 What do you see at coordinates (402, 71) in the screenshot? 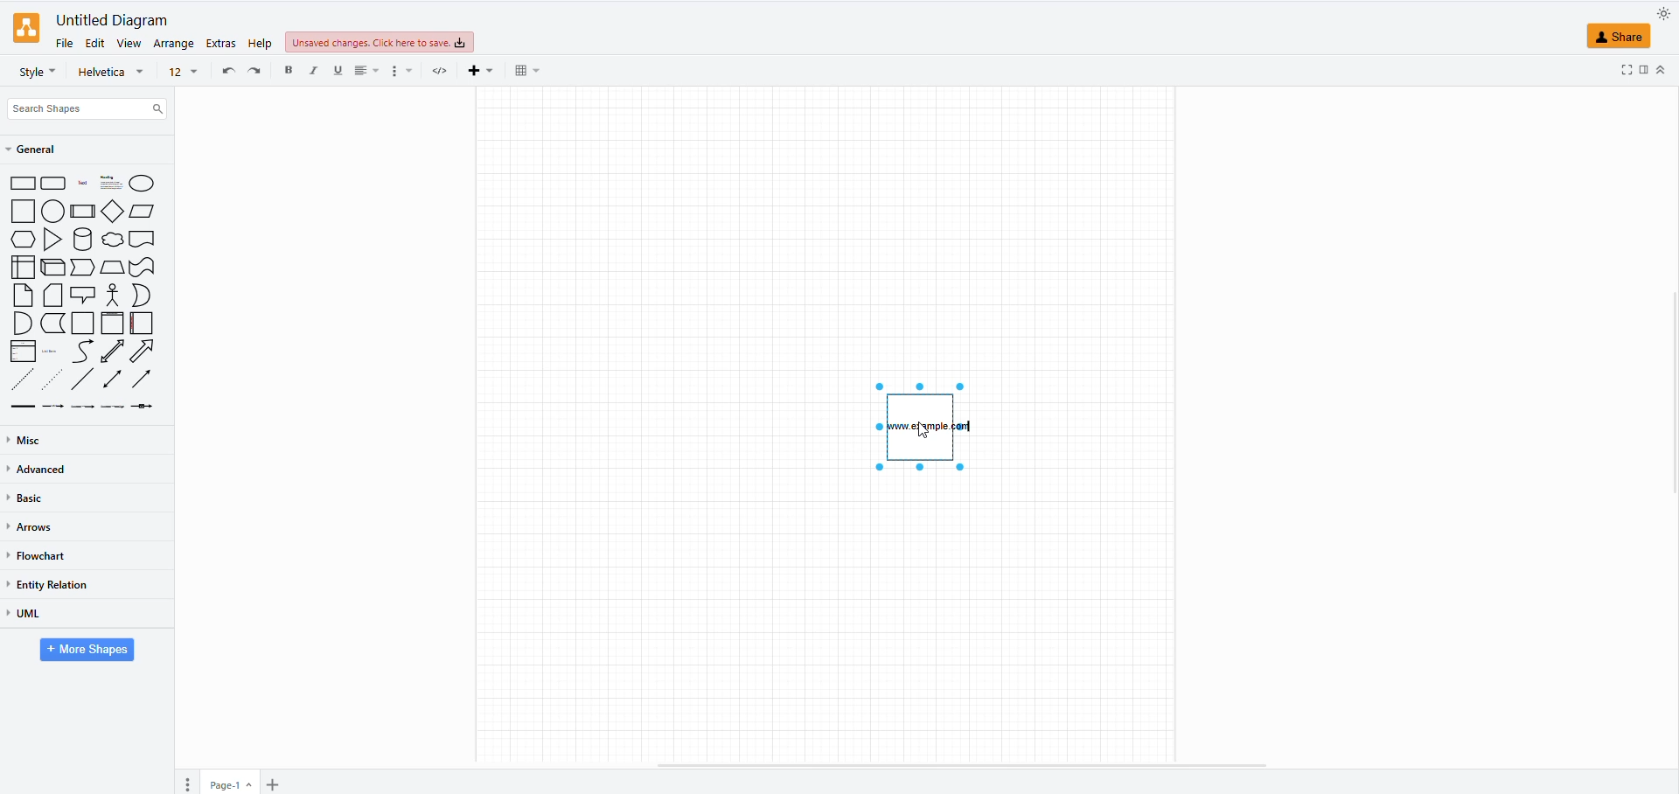
I see `more options` at bounding box center [402, 71].